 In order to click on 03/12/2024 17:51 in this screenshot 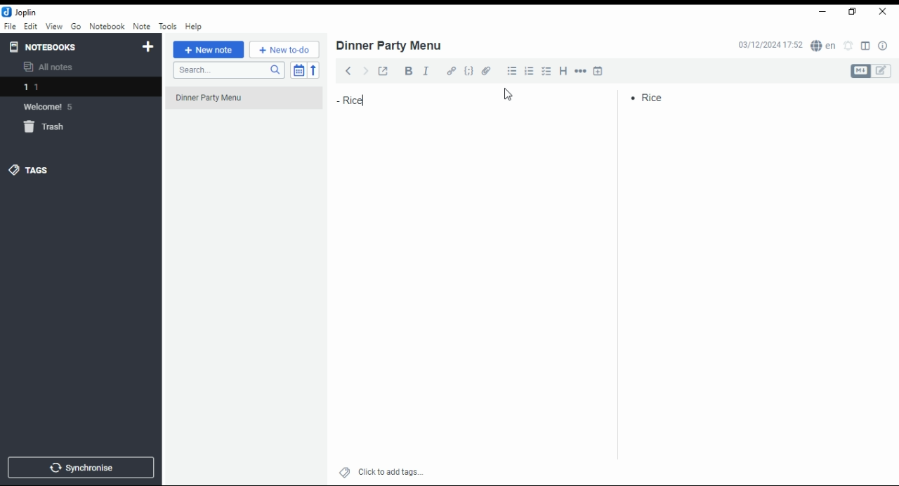, I will do `click(768, 46)`.